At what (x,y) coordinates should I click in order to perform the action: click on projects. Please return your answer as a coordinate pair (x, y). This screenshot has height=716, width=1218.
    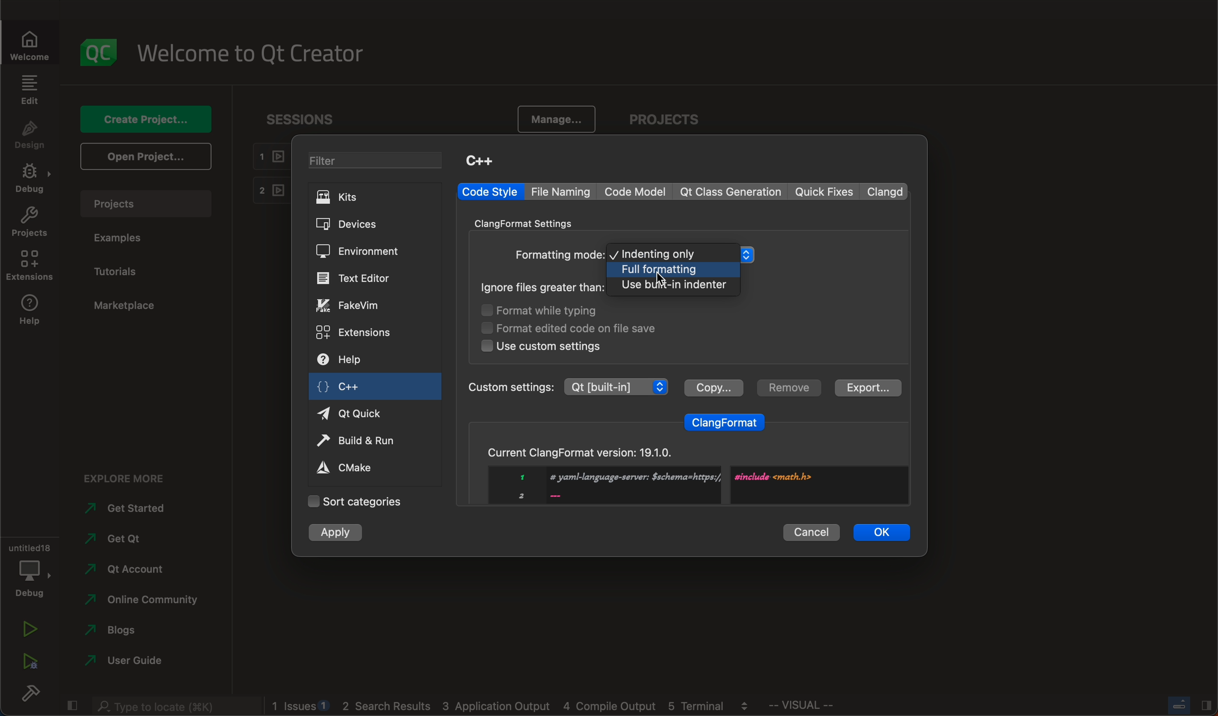
    Looking at the image, I should click on (151, 203).